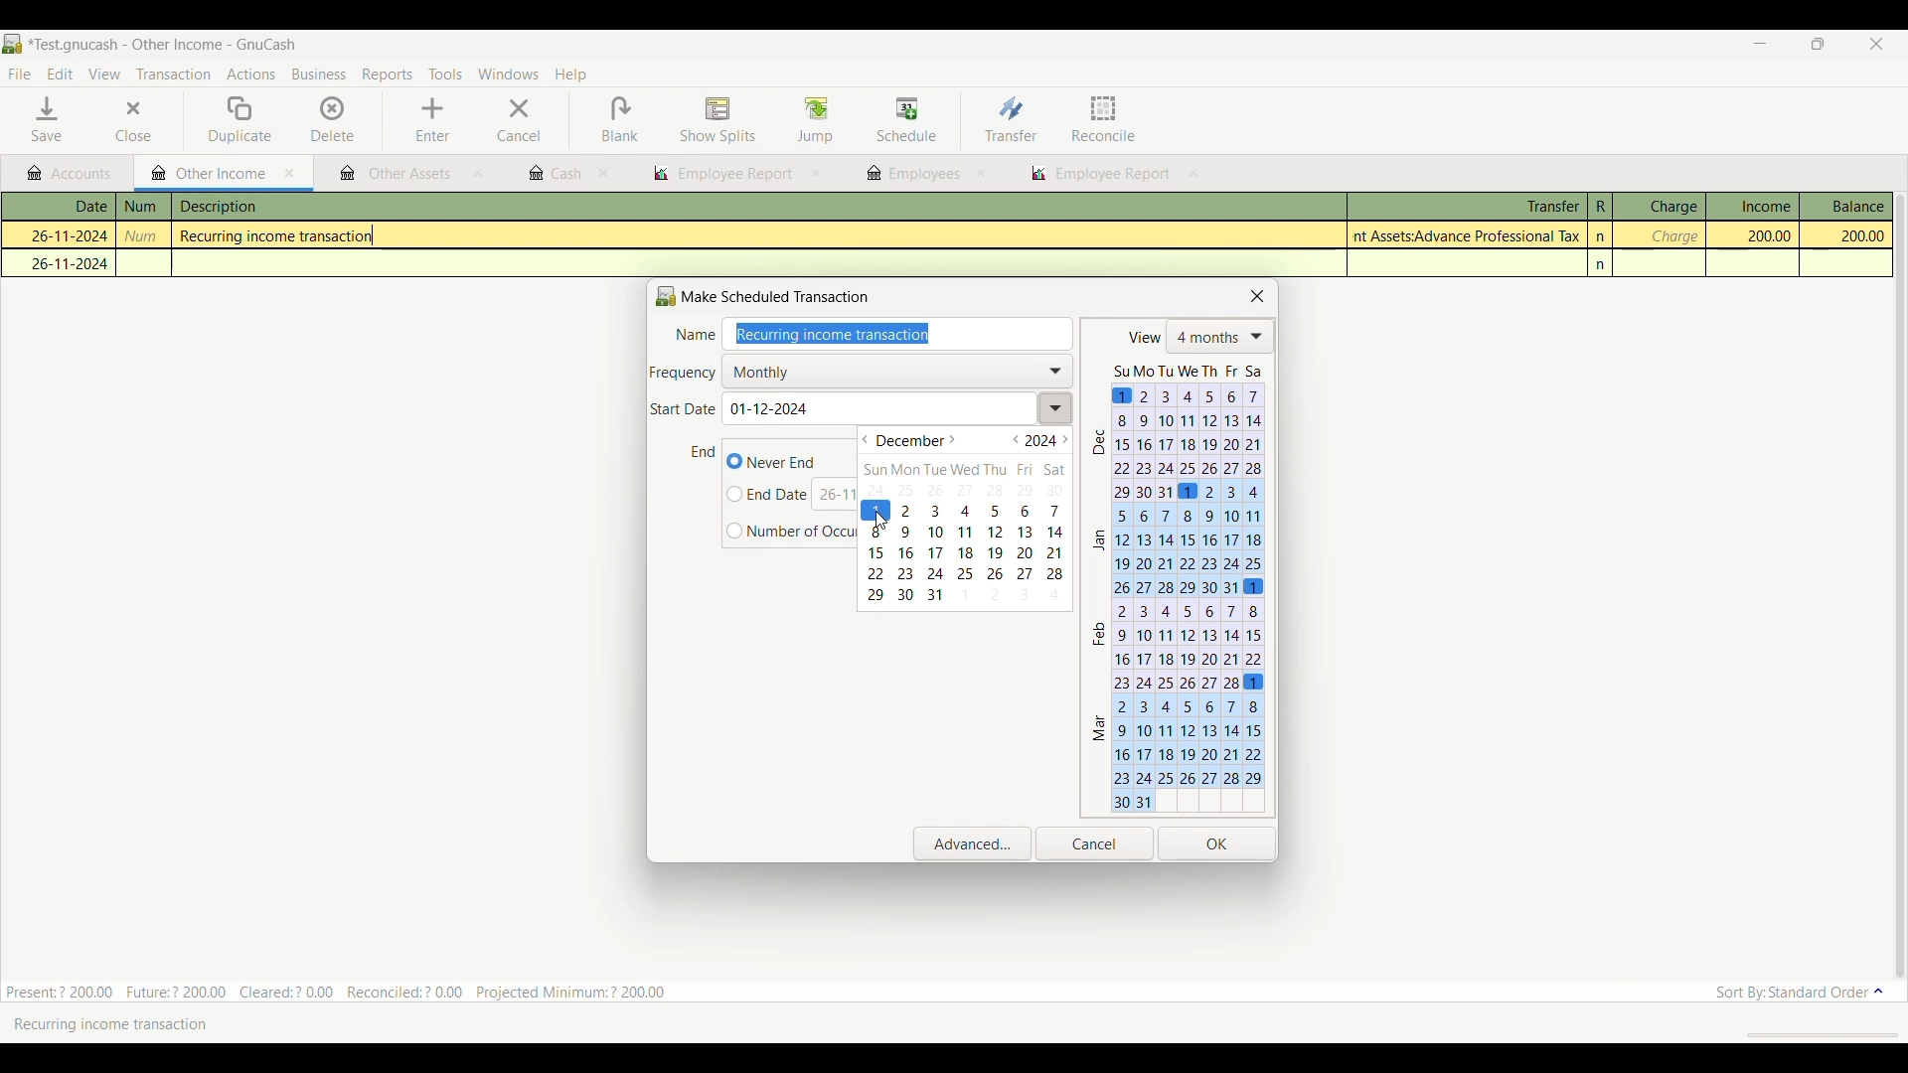  What do you see at coordinates (1470, 235) in the screenshot?
I see `Assets:Advance Professional Tax` at bounding box center [1470, 235].